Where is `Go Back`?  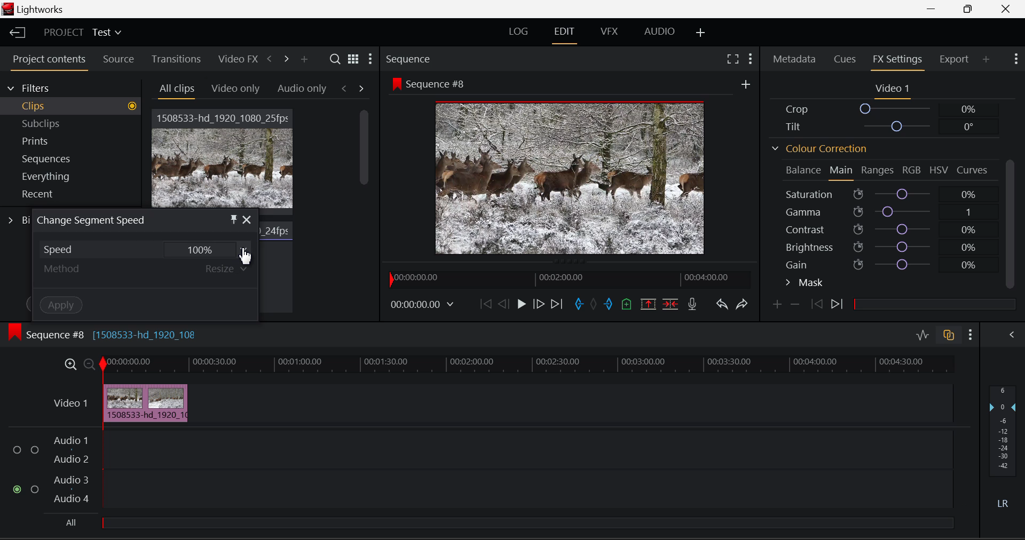 Go Back is located at coordinates (503, 304).